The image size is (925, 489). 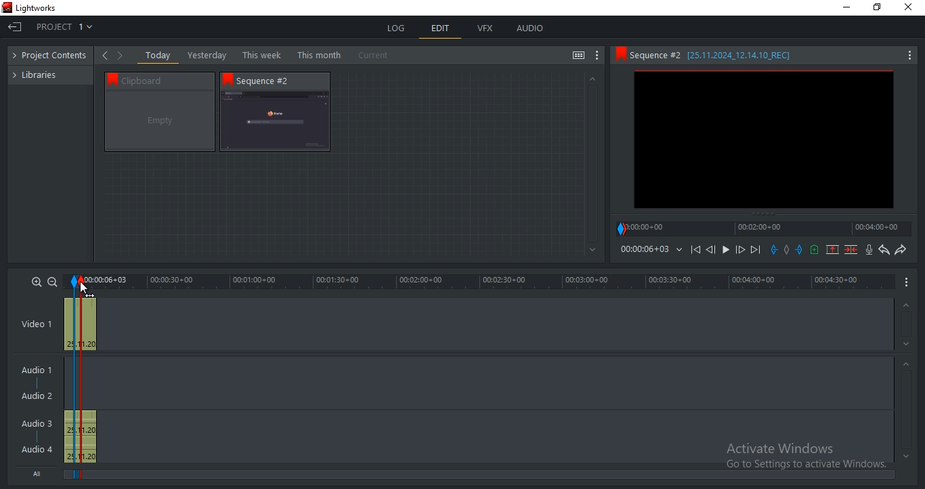 What do you see at coordinates (110, 79) in the screenshot?
I see `Bookmark icon` at bounding box center [110, 79].